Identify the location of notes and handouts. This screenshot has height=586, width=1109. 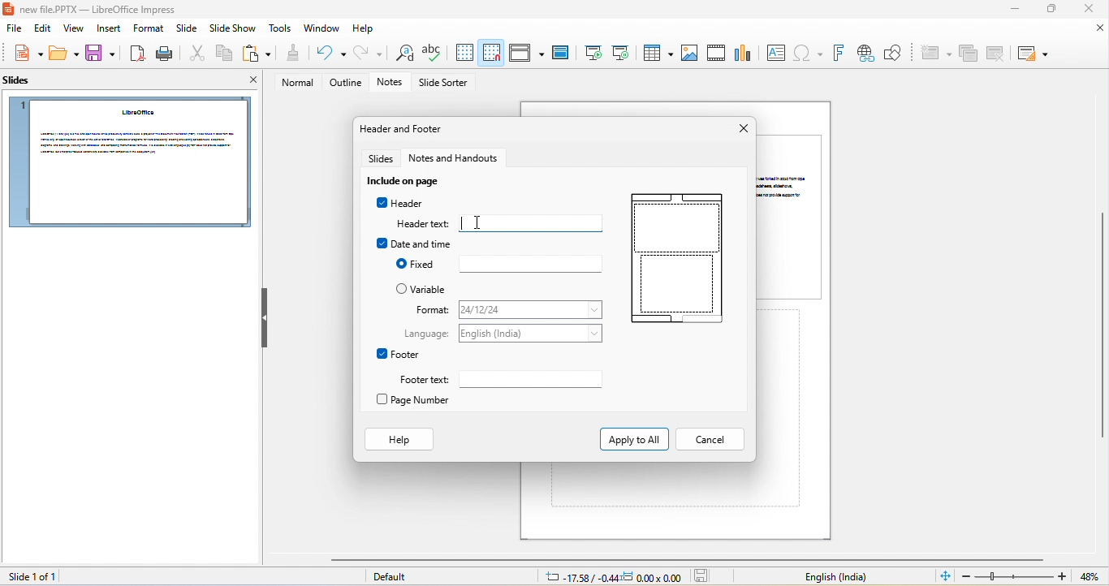
(460, 159).